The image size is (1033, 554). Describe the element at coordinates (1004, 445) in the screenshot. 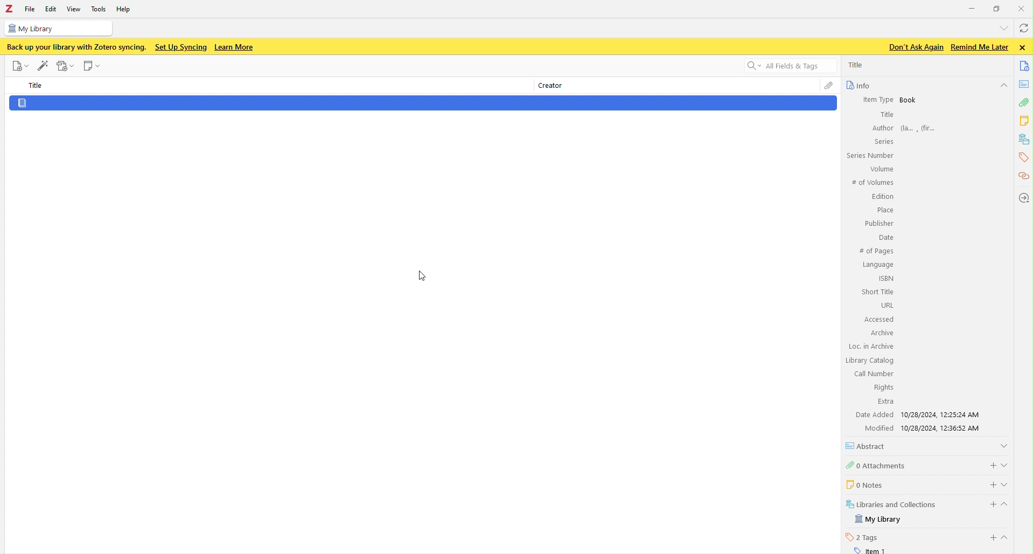

I see `show` at that location.